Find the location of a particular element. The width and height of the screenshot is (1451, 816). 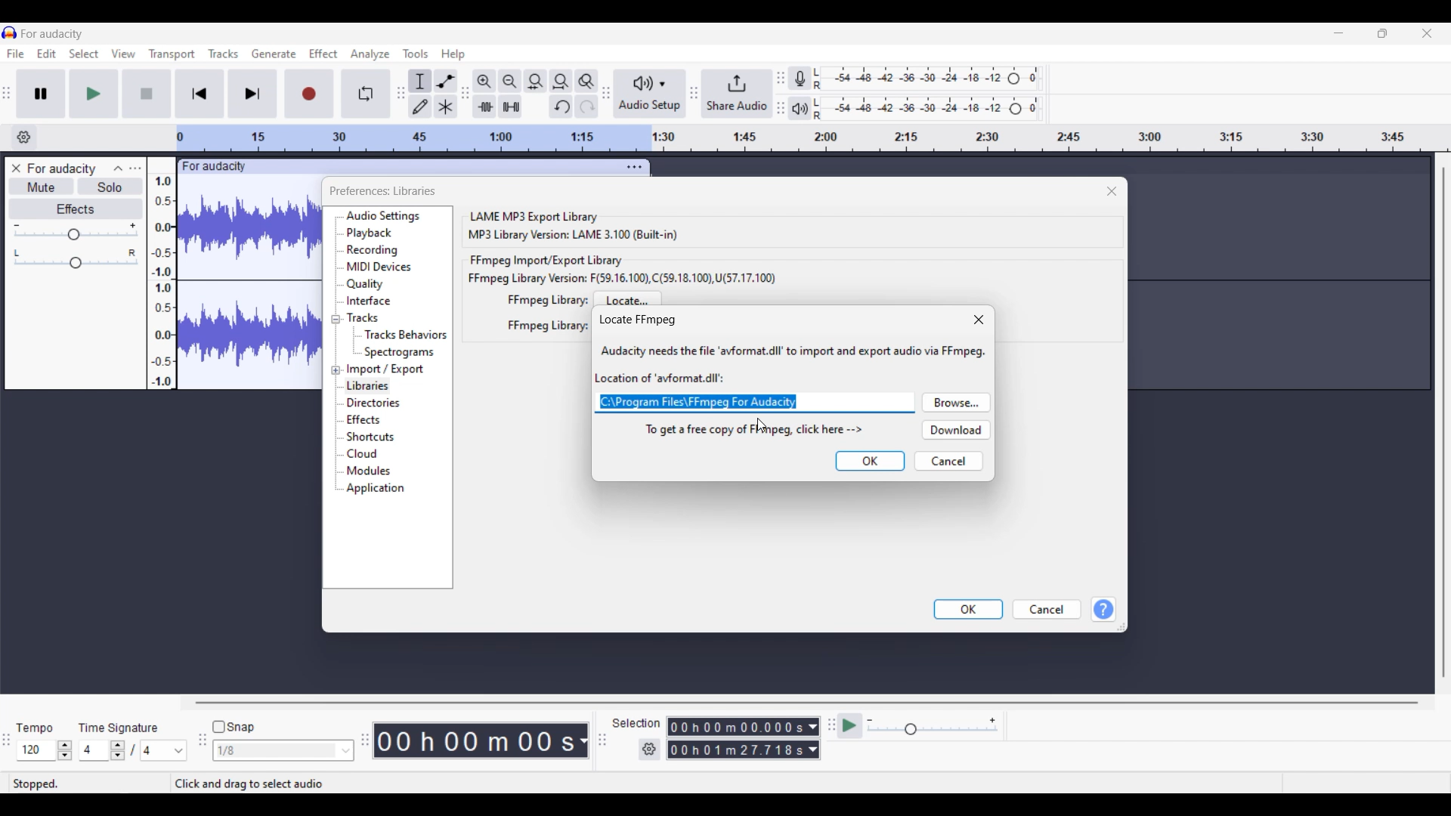

Playback meter is located at coordinates (800, 108).